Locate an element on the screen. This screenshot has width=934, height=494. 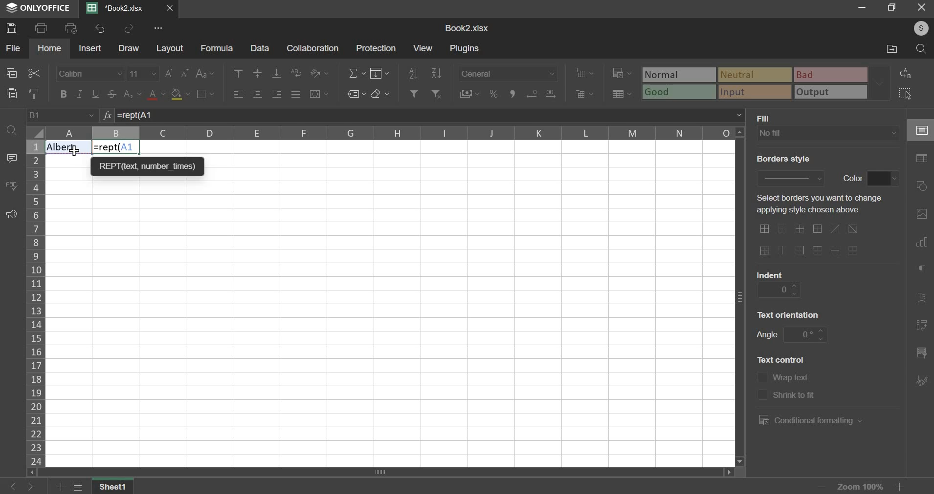
cut is located at coordinates (34, 72).